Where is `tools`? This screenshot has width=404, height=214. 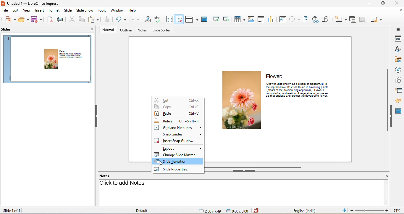 tools is located at coordinates (102, 10).